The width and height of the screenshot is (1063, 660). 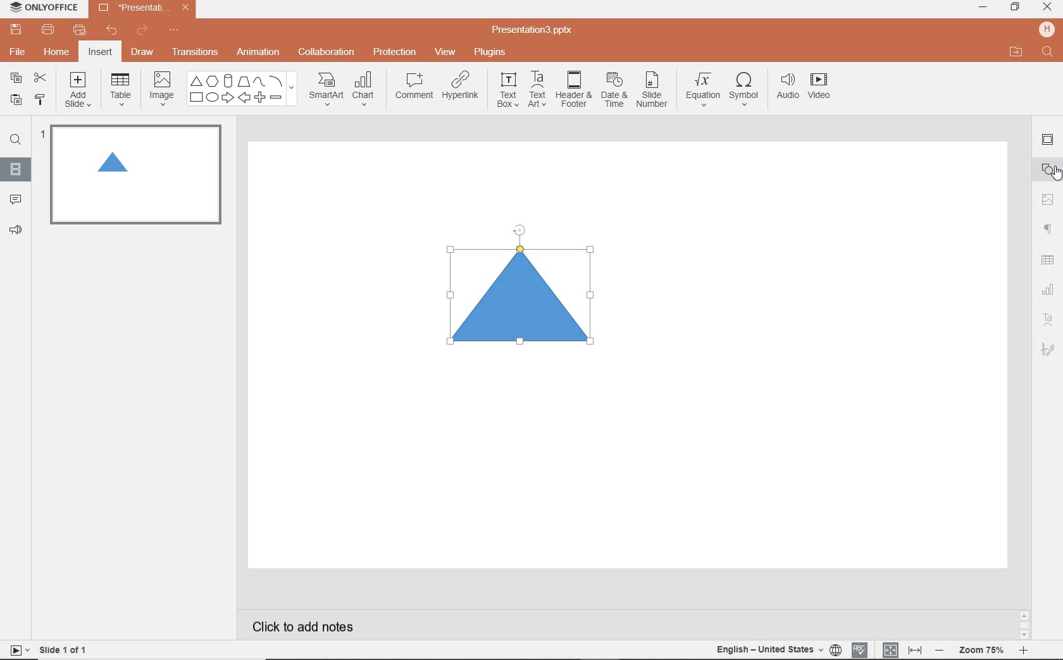 What do you see at coordinates (242, 89) in the screenshot?
I see `SHAPES` at bounding box center [242, 89].